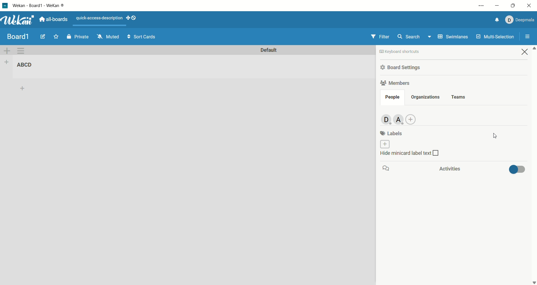 This screenshot has width=537, height=285. Describe the element at coordinates (459, 97) in the screenshot. I see `teams` at that location.